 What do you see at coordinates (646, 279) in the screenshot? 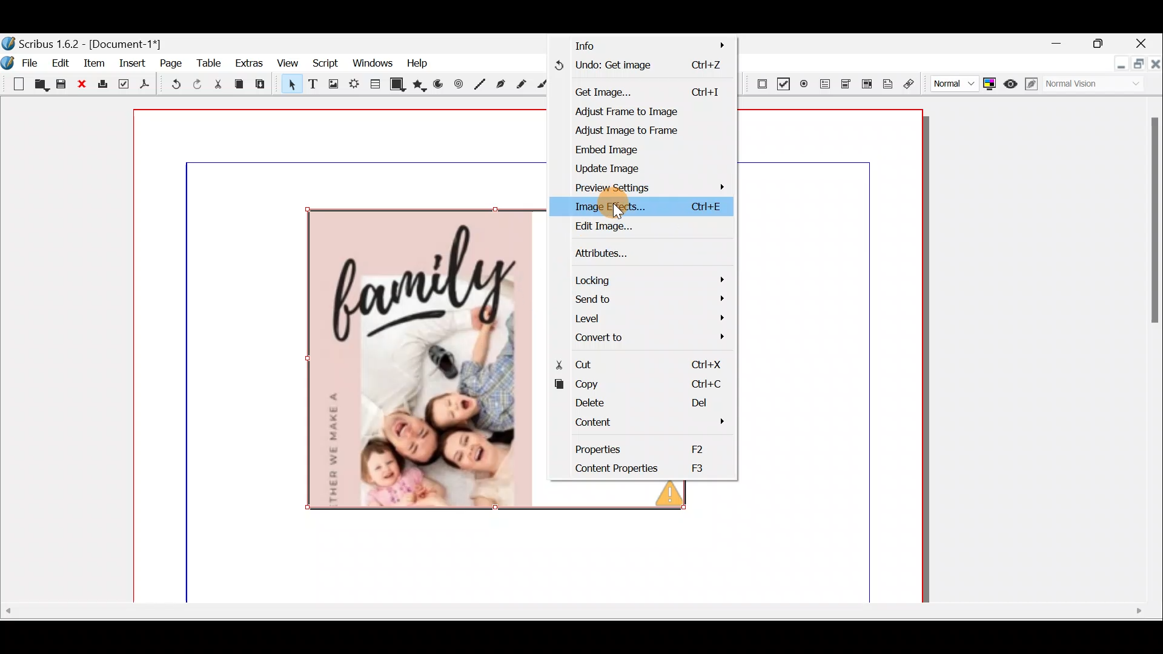
I see `Locking` at bounding box center [646, 279].